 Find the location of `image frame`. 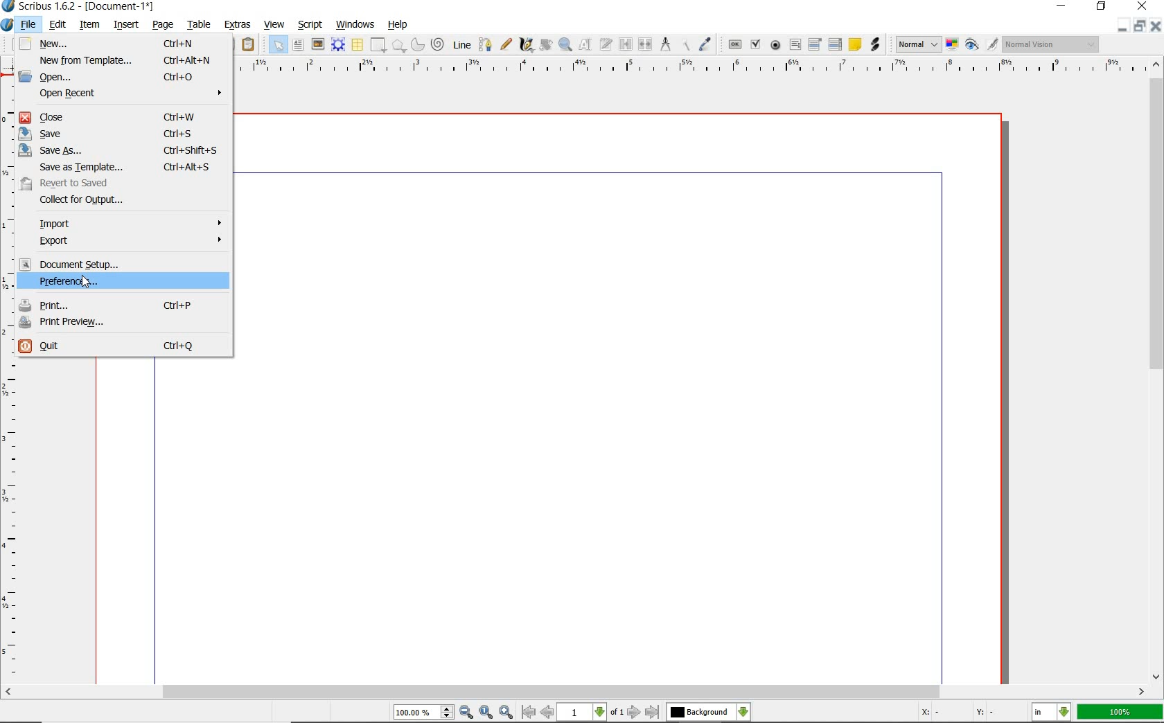

image frame is located at coordinates (317, 44).